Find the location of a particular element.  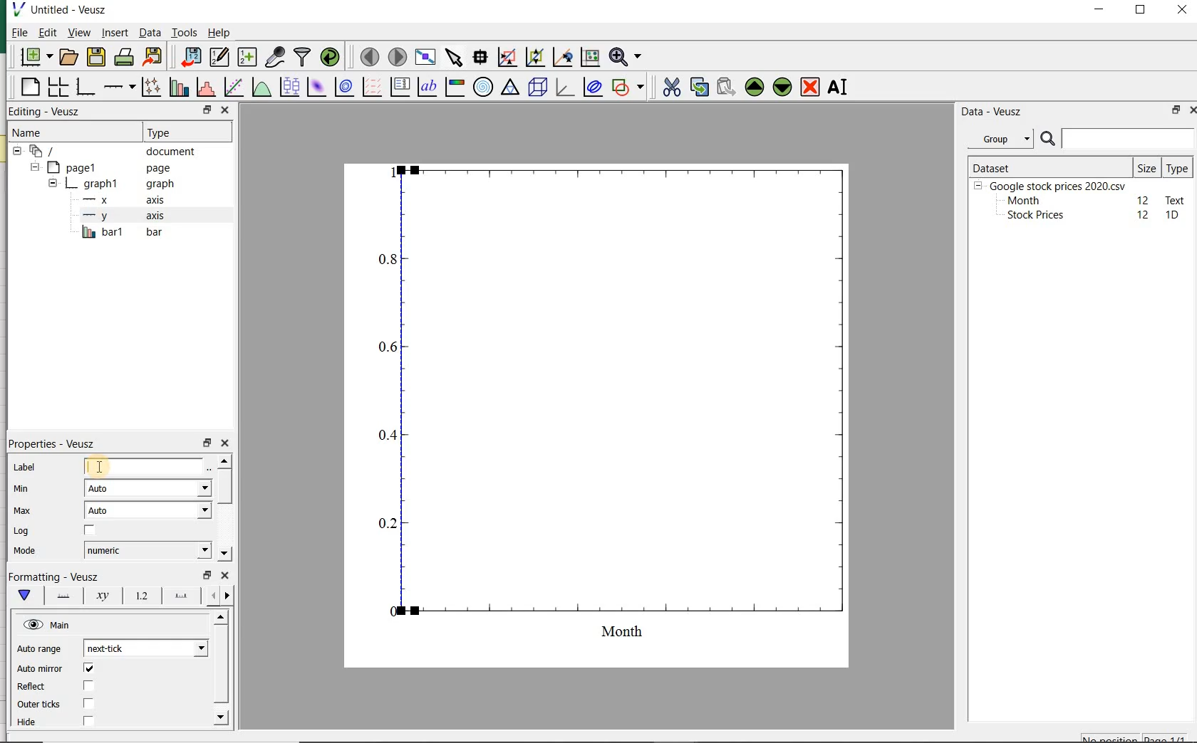

click to zoom out of graph axes is located at coordinates (534, 56).